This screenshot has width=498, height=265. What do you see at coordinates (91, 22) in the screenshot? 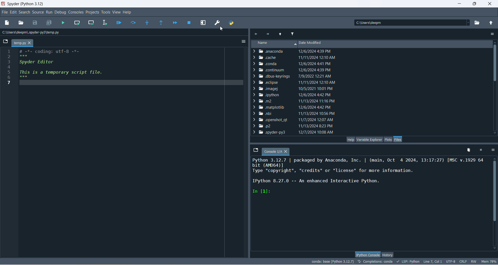
I see `run current cell and move to the next one` at bounding box center [91, 22].